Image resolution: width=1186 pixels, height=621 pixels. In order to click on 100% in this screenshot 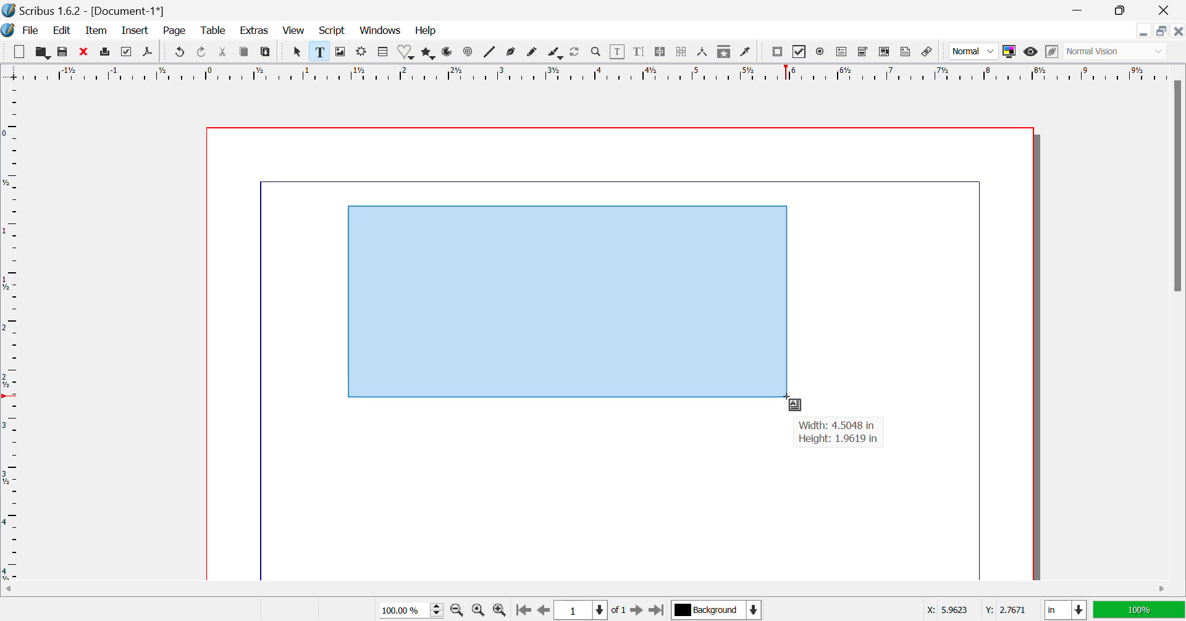, I will do `click(1138, 610)`.